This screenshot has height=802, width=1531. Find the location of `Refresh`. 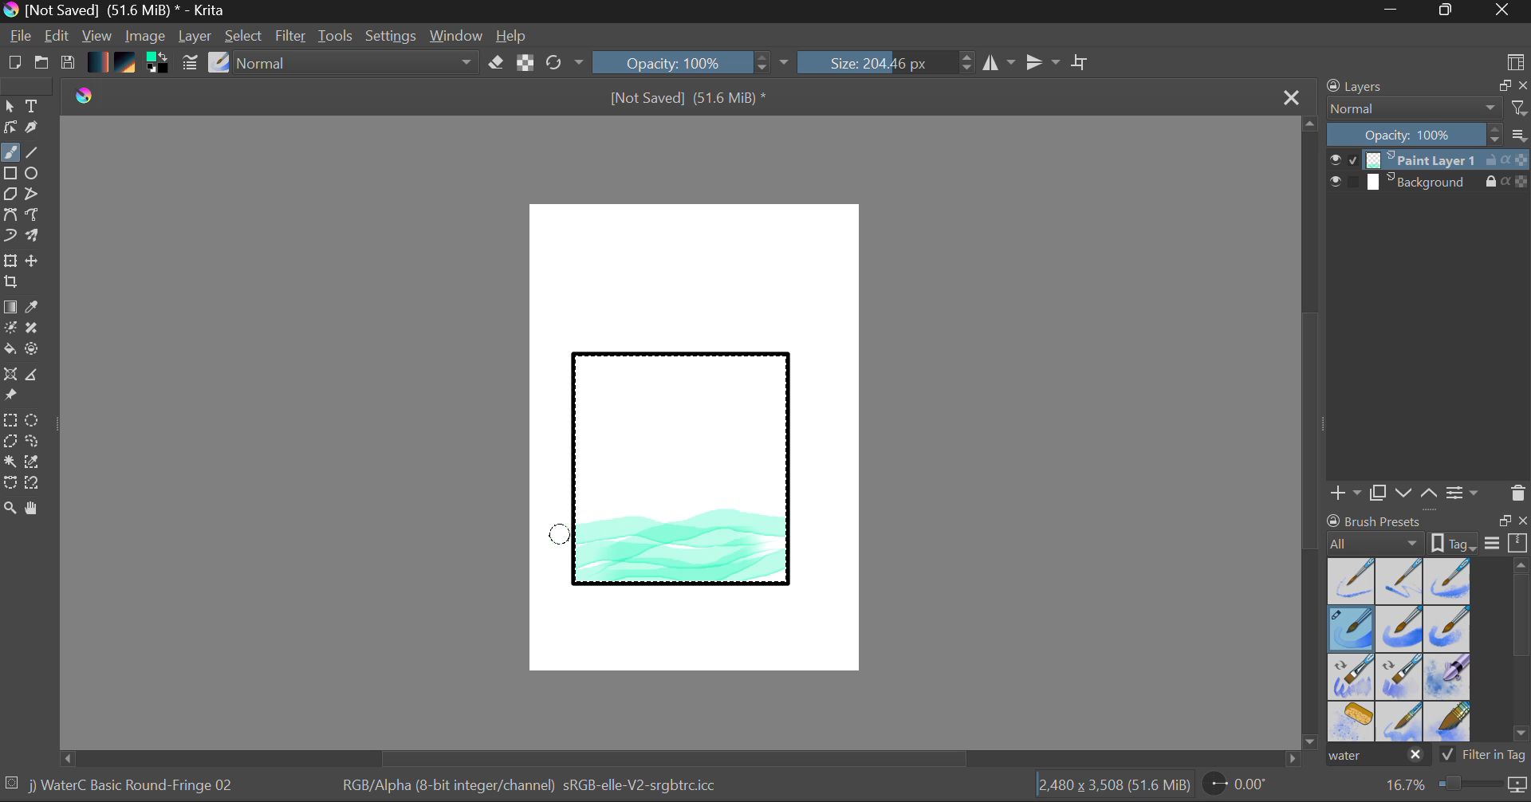

Refresh is located at coordinates (565, 62).